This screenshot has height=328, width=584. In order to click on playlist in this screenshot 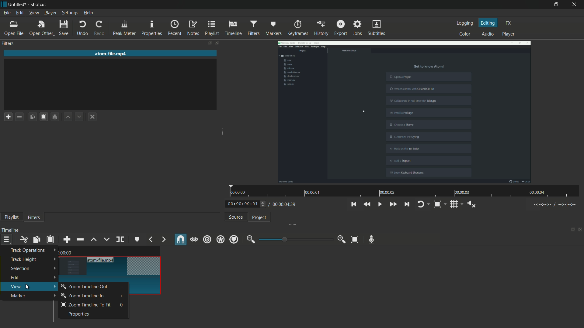, I will do `click(12, 217)`.